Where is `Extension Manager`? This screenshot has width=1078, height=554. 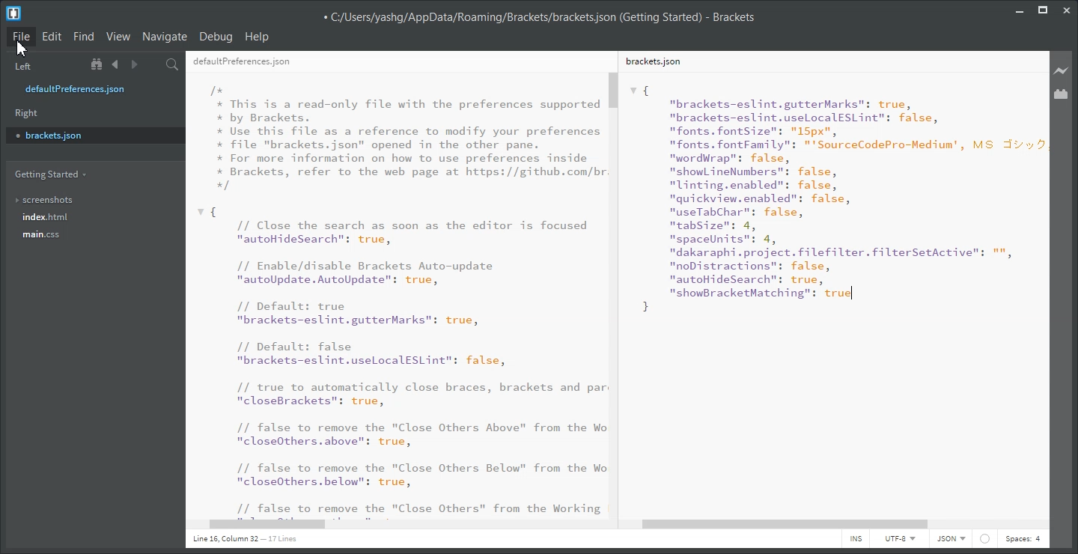
Extension Manager is located at coordinates (1062, 94).